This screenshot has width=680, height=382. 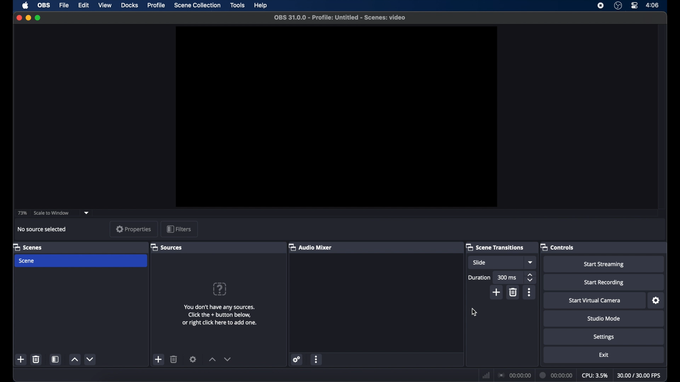 I want to click on scene filters, so click(x=56, y=359).